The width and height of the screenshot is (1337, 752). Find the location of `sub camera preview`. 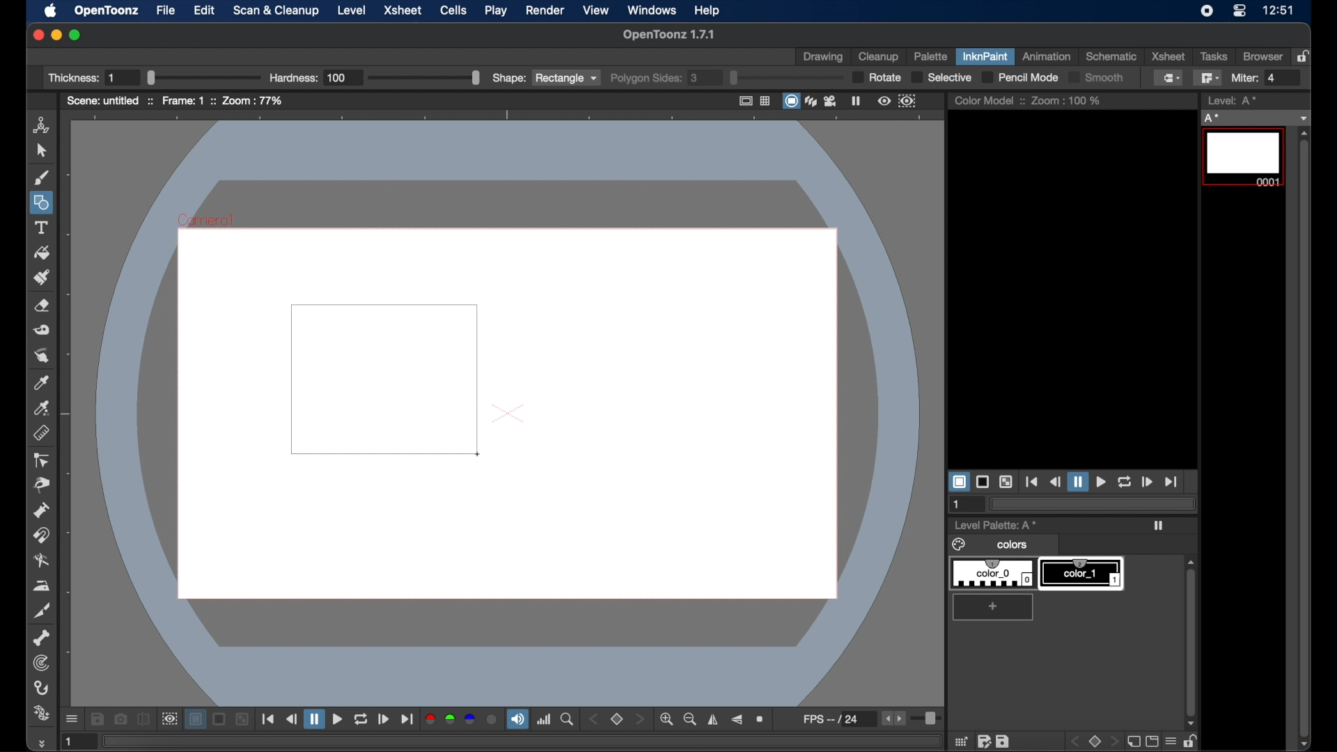

sub camera preview is located at coordinates (907, 101).